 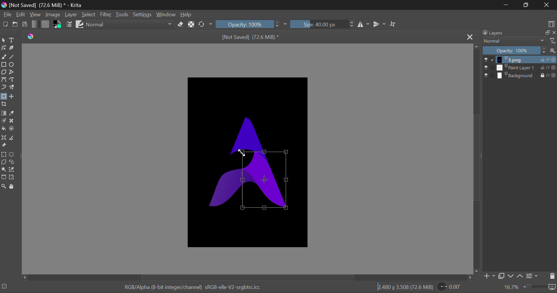 I want to click on Close, so click(x=469, y=38).